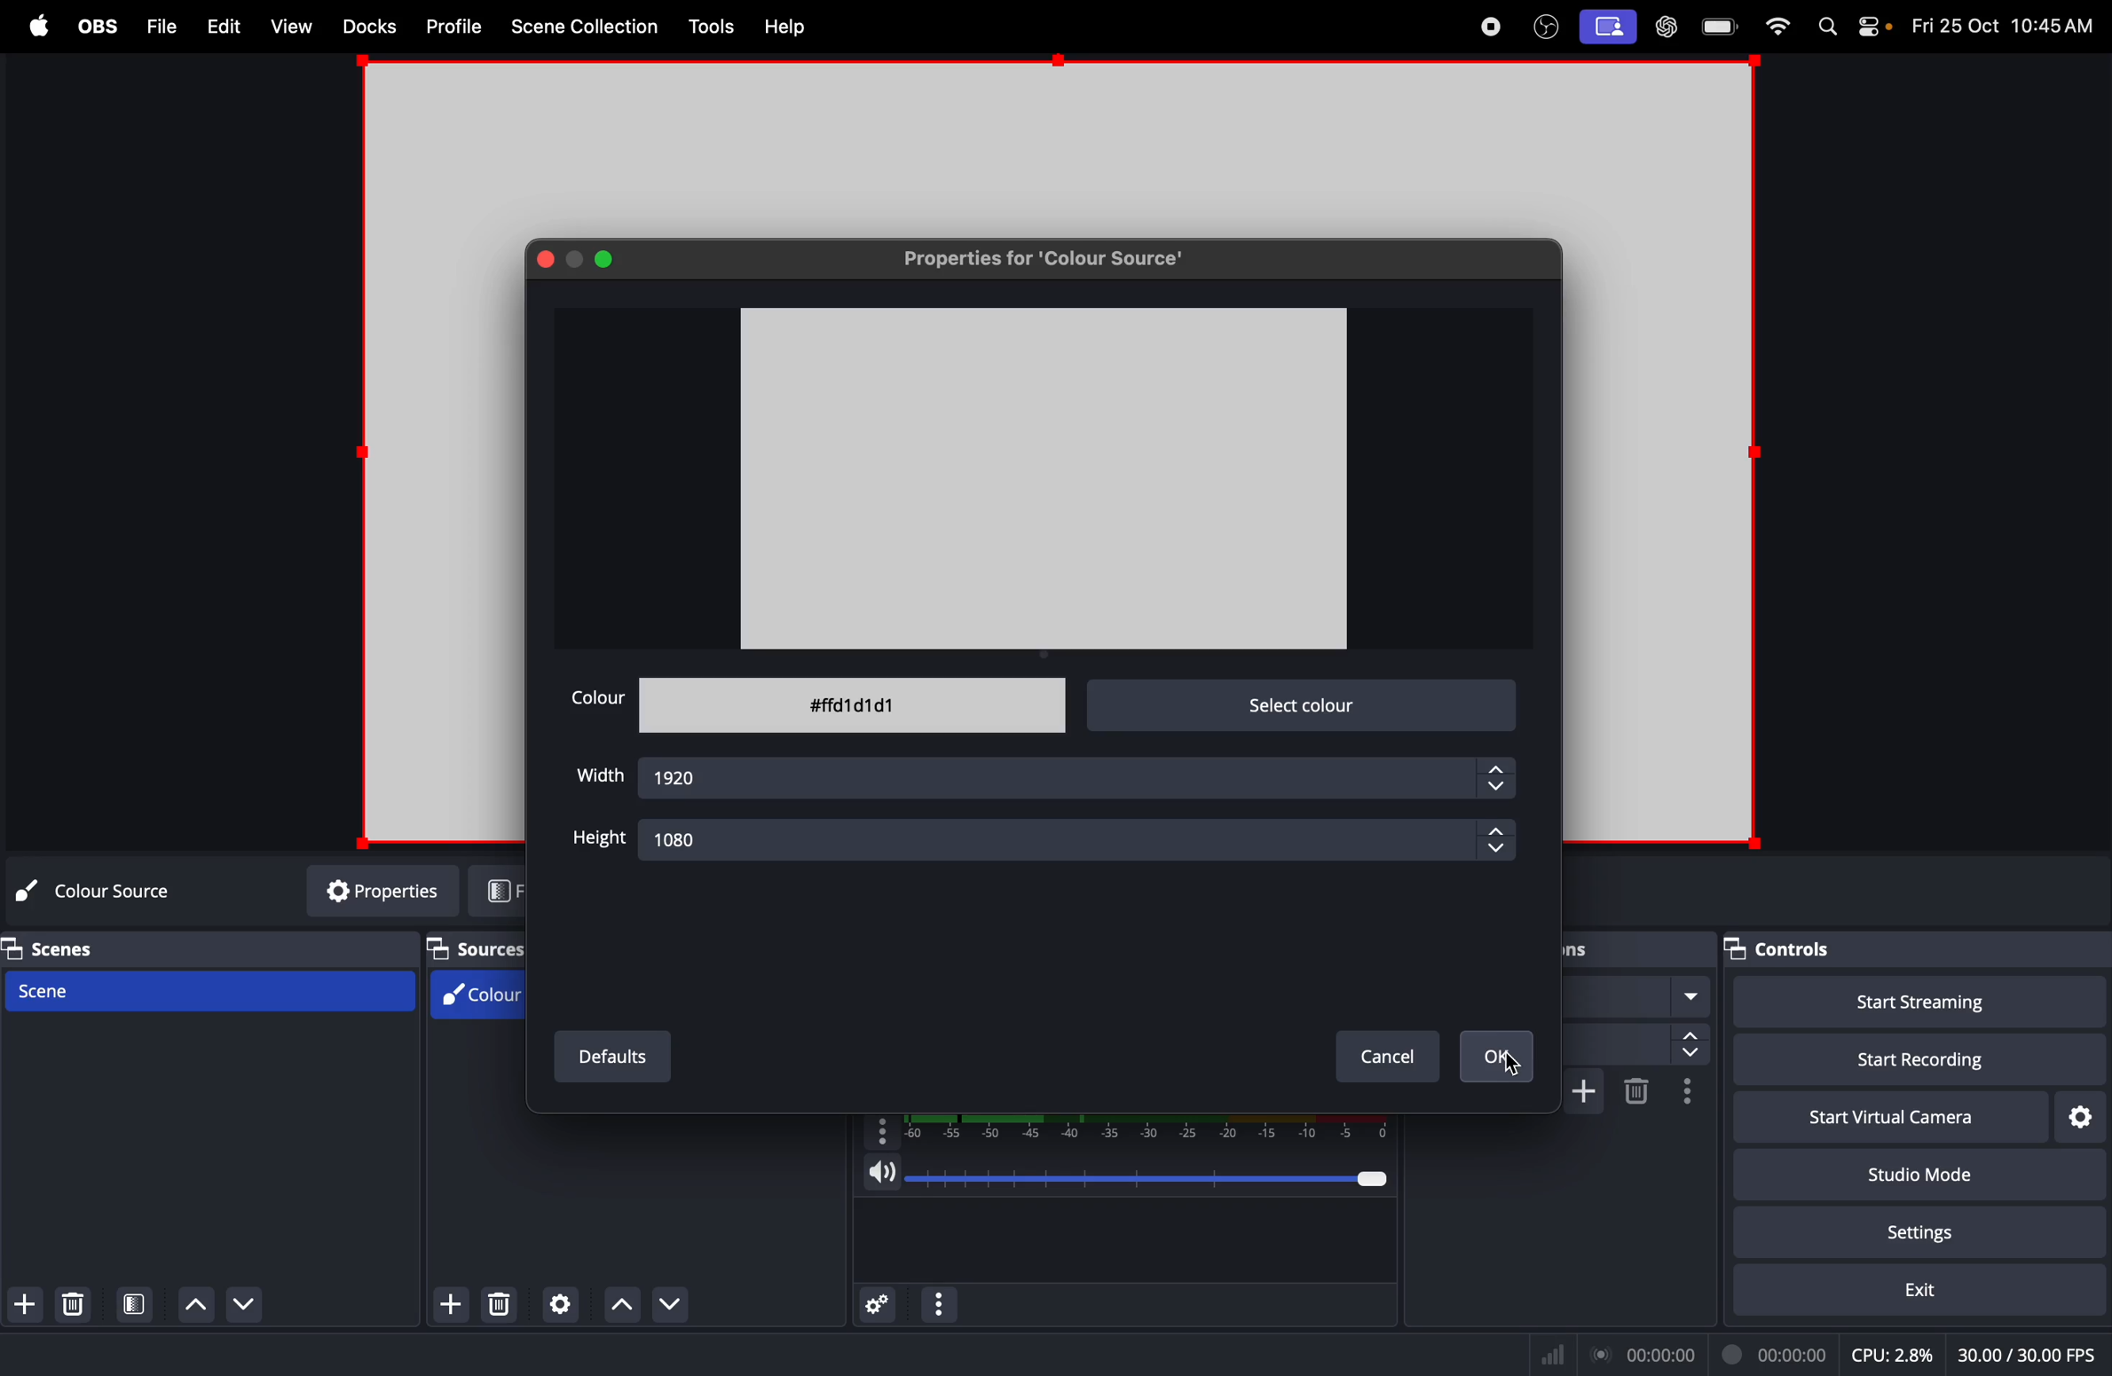 The width and height of the screenshot is (2112, 1376). Describe the element at coordinates (473, 996) in the screenshot. I see `colour` at that location.